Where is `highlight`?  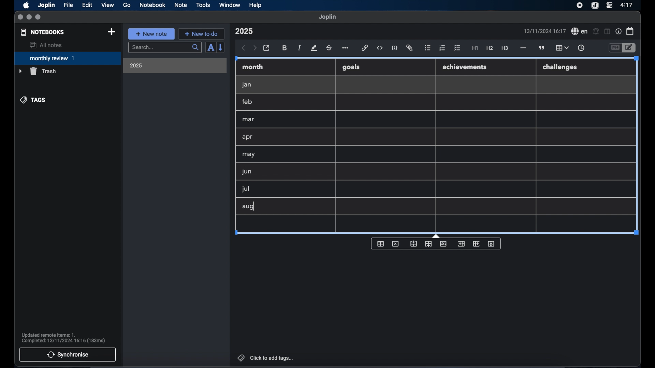
highlight is located at coordinates (314, 48).